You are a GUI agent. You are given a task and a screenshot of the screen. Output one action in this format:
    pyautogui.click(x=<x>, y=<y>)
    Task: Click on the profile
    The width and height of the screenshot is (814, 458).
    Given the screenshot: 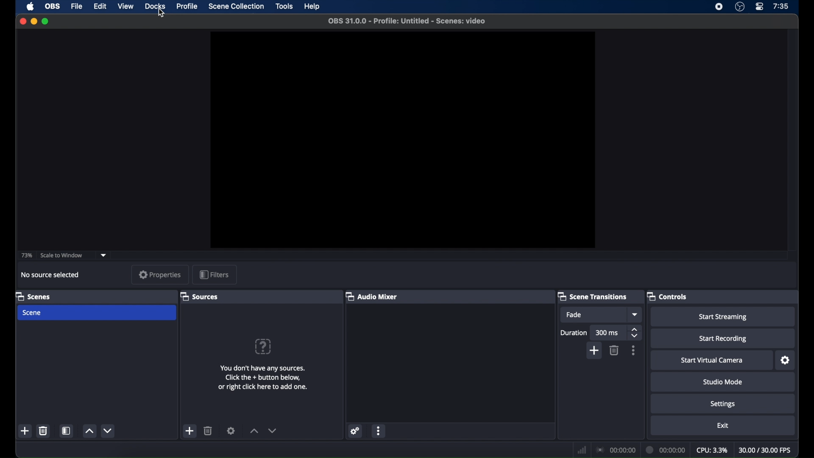 What is the action you would take?
    pyautogui.click(x=186, y=6)
    